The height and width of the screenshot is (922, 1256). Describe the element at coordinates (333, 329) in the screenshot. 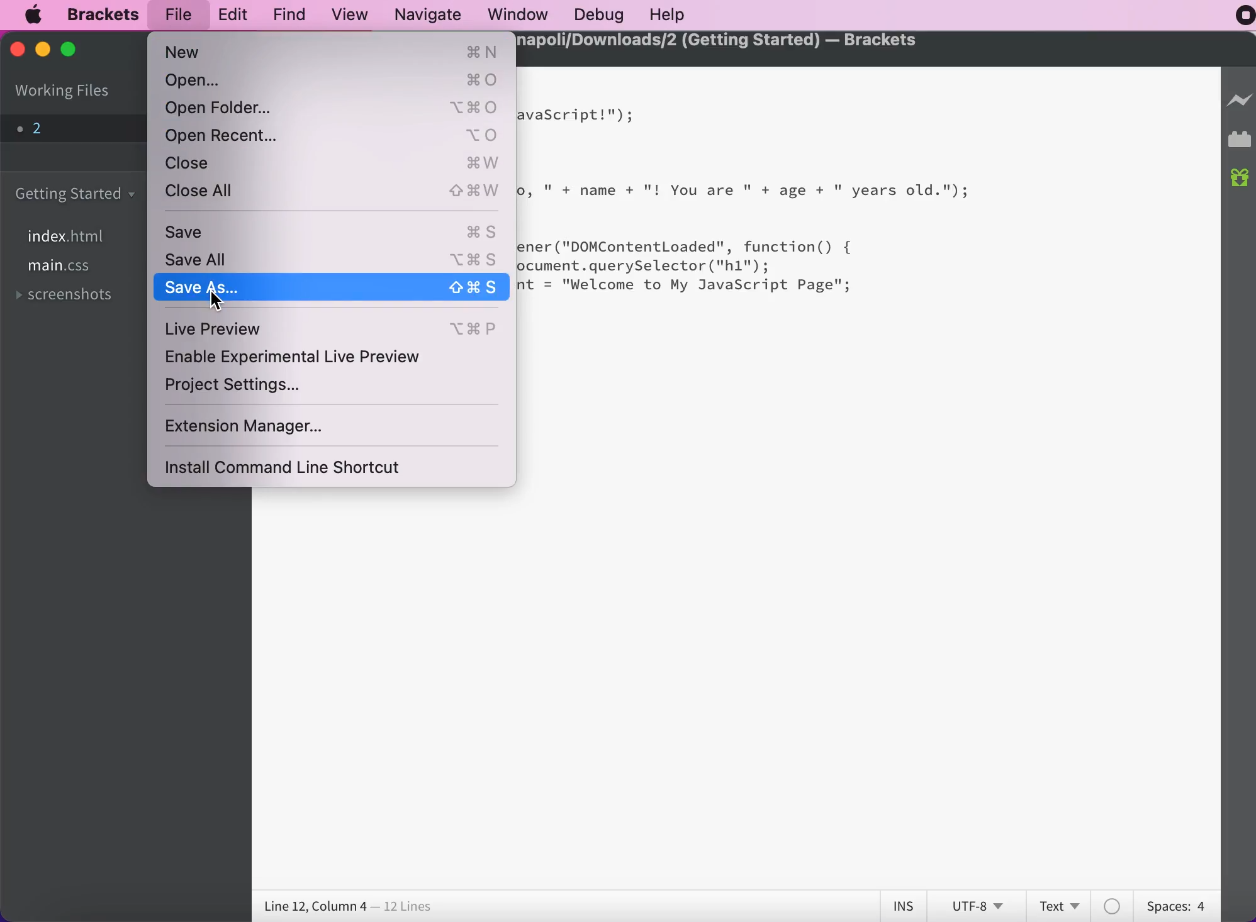

I see `live preview` at that location.